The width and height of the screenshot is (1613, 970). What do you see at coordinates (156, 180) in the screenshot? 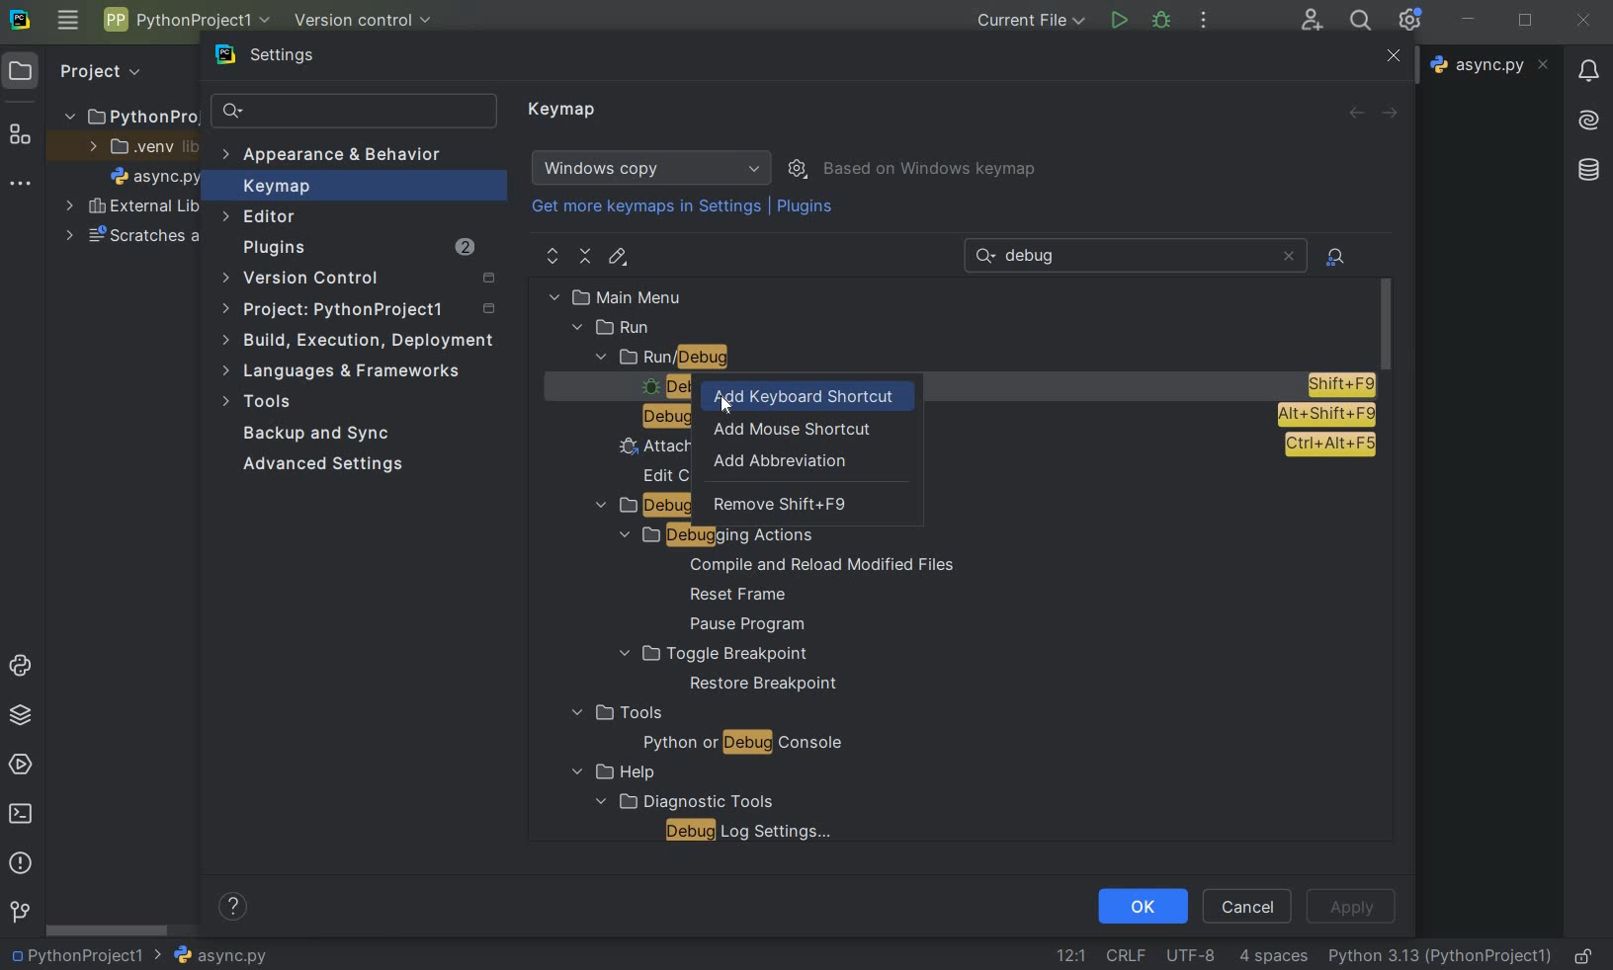
I see `file name` at bounding box center [156, 180].